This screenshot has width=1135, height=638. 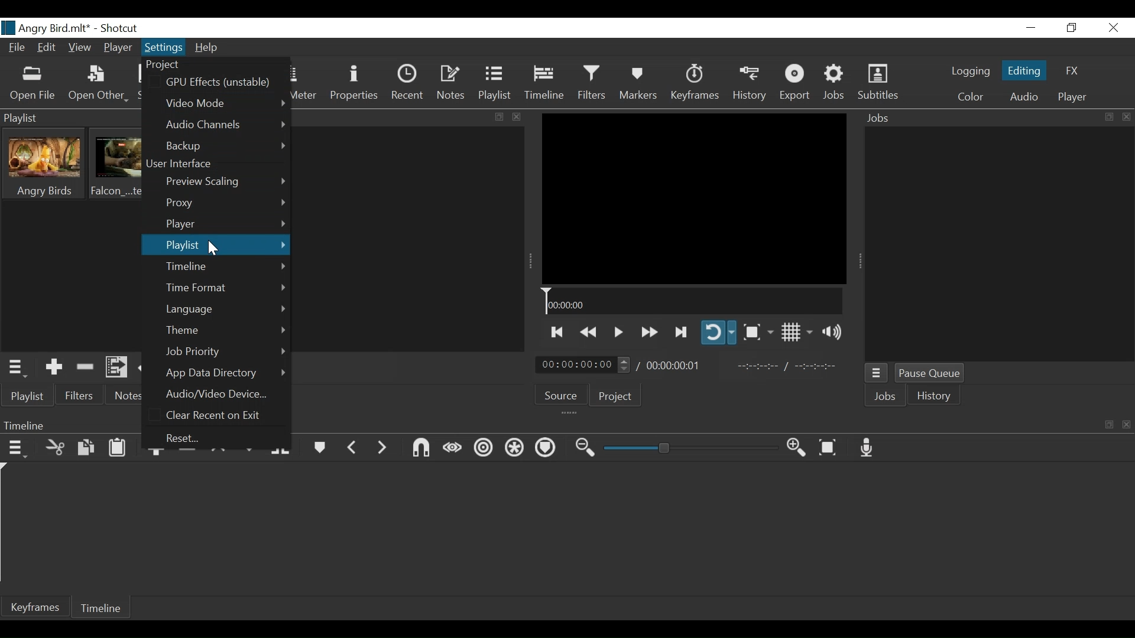 I want to click on In point, so click(x=789, y=367).